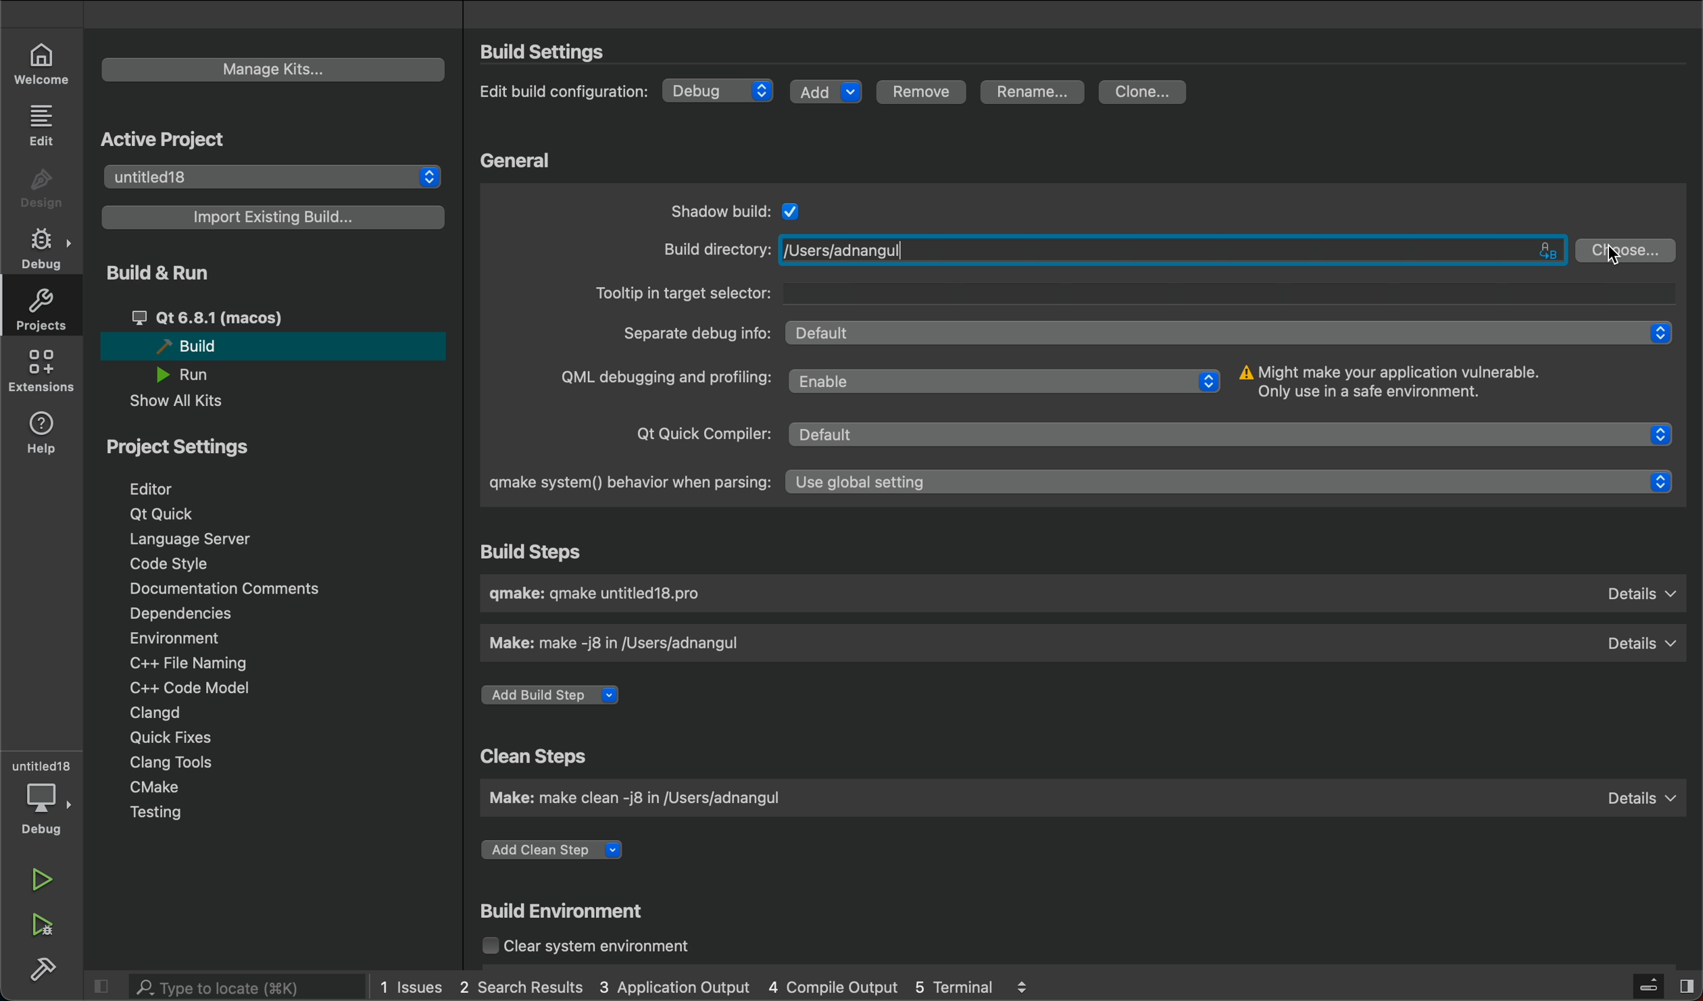 This screenshot has width=1703, height=1001. What do you see at coordinates (571, 846) in the screenshot?
I see `add clean step` at bounding box center [571, 846].